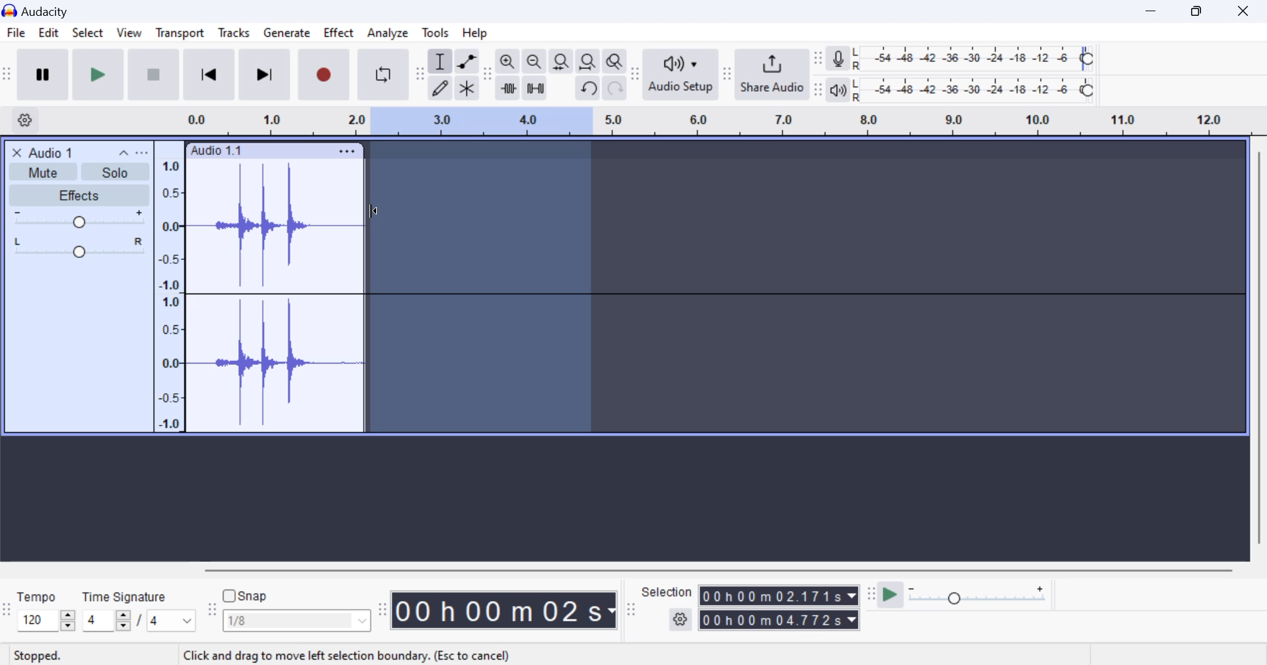 The image size is (1267, 665). What do you see at coordinates (122, 152) in the screenshot?
I see `collapse` at bounding box center [122, 152].